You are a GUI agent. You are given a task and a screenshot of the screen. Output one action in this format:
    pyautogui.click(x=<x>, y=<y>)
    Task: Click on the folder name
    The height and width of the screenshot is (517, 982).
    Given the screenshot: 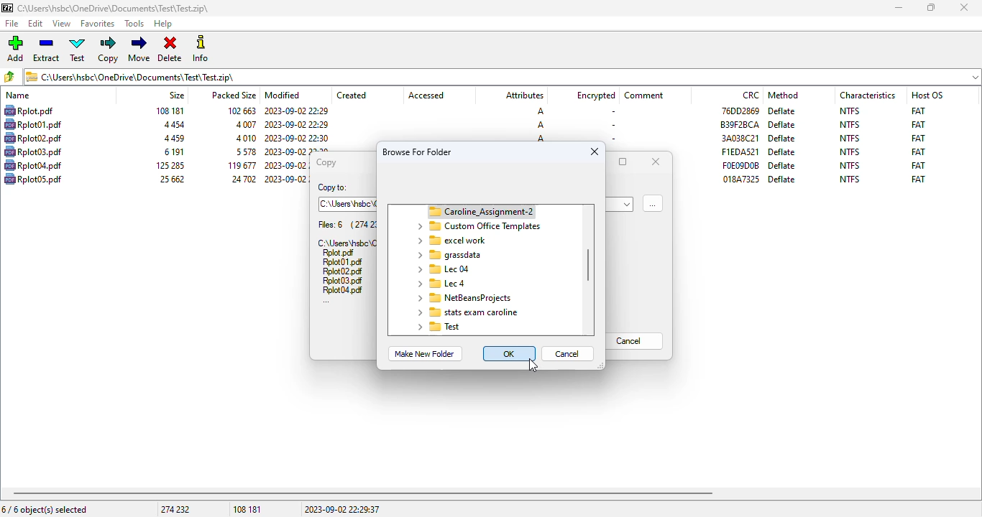 What is the action you would take?
    pyautogui.click(x=448, y=255)
    